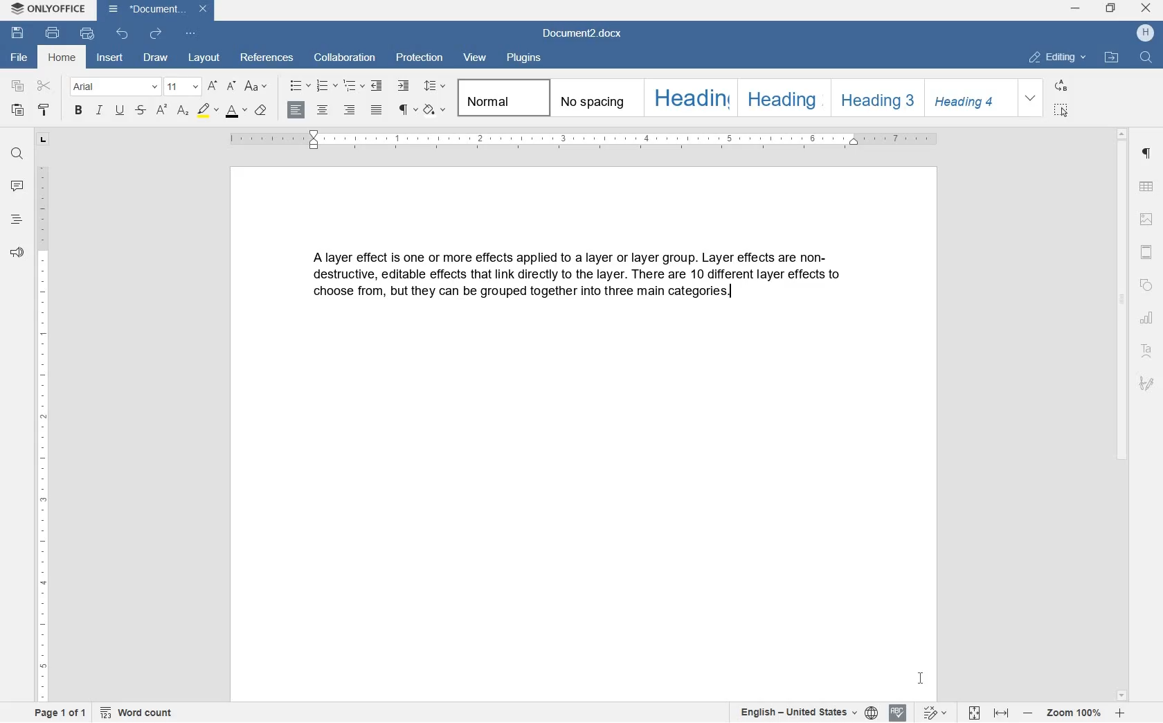 The height and width of the screenshot is (723, 1163). Describe the element at coordinates (63, 57) in the screenshot. I see `HOME` at that location.